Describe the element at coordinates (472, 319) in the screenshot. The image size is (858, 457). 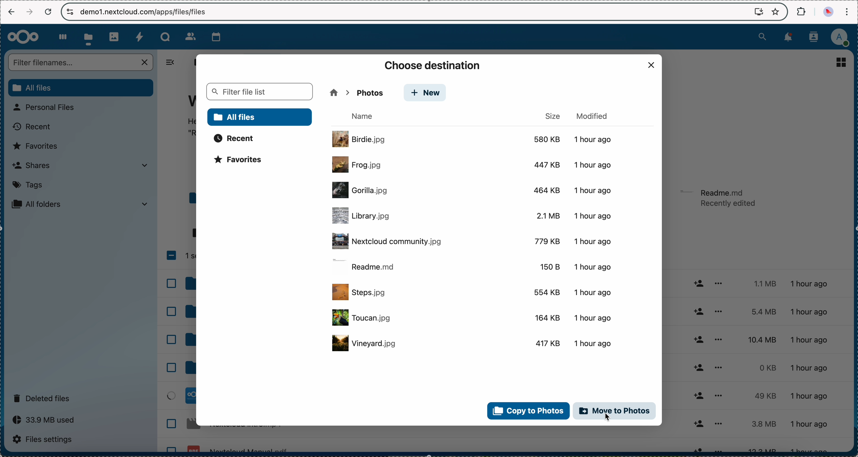
I see `file` at that location.